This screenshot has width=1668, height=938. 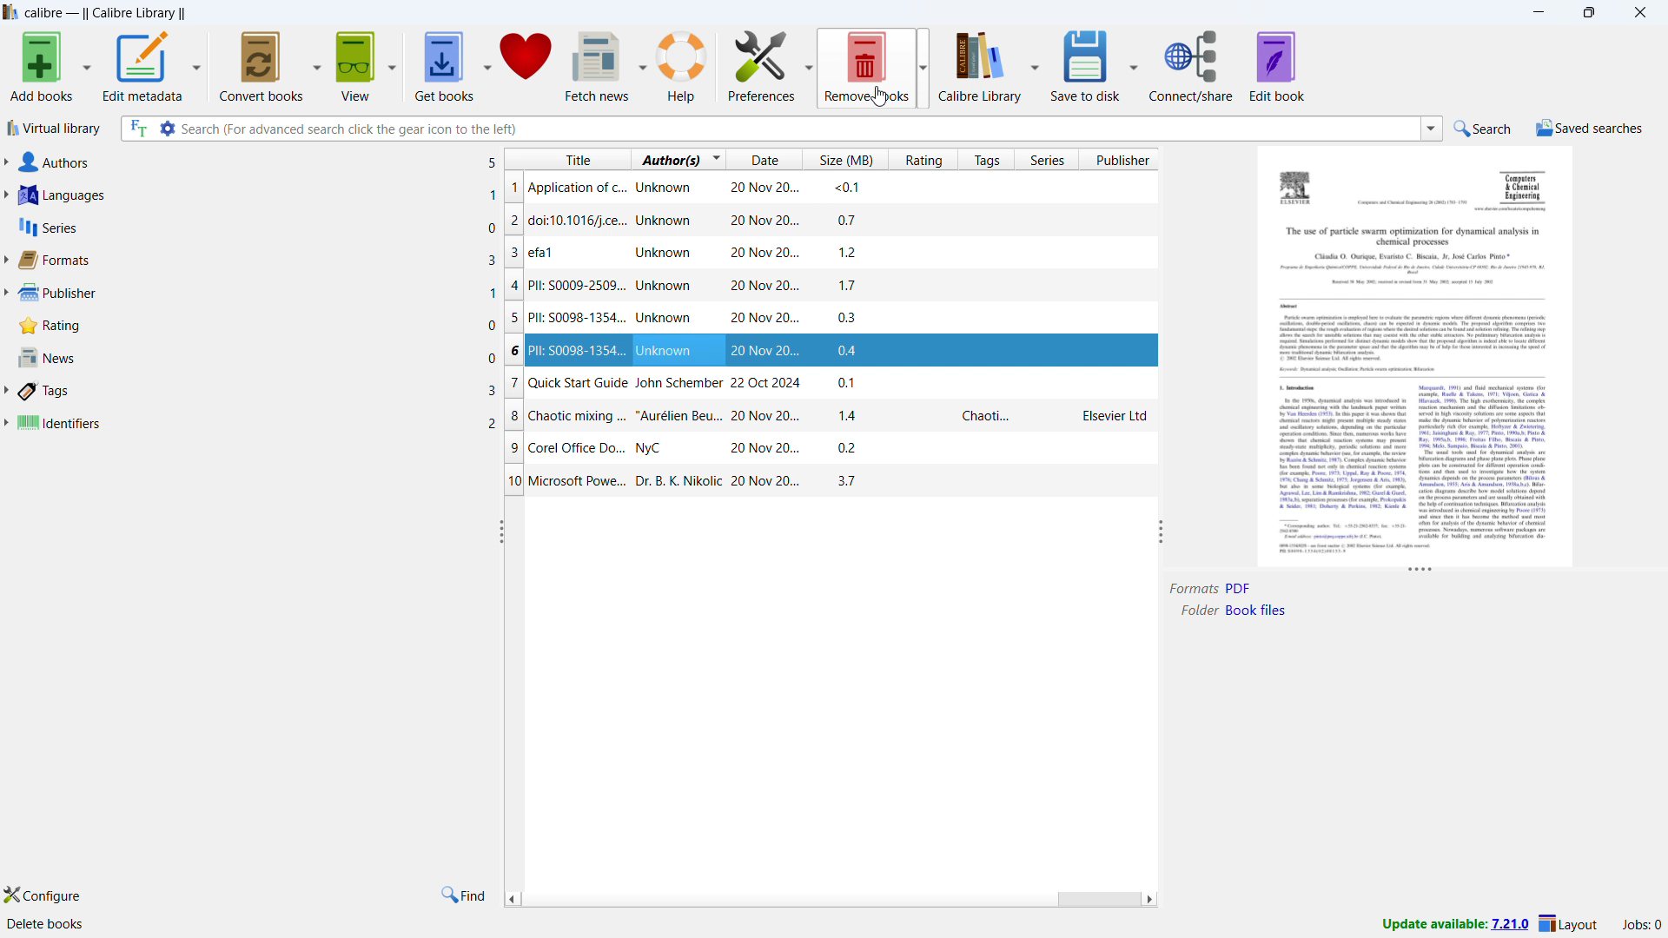 What do you see at coordinates (527, 64) in the screenshot?
I see `donate to clibre` at bounding box center [527, 64].